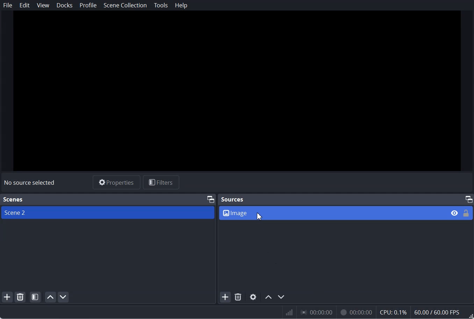 This screenshot has width=474, height=319. I want to click on Add Source, so click(225, 297).